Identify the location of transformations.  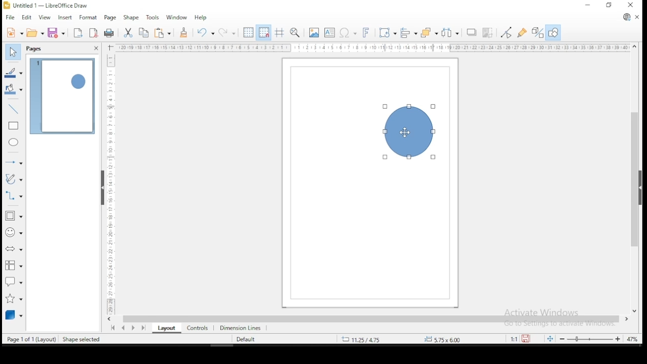
(386, 31).